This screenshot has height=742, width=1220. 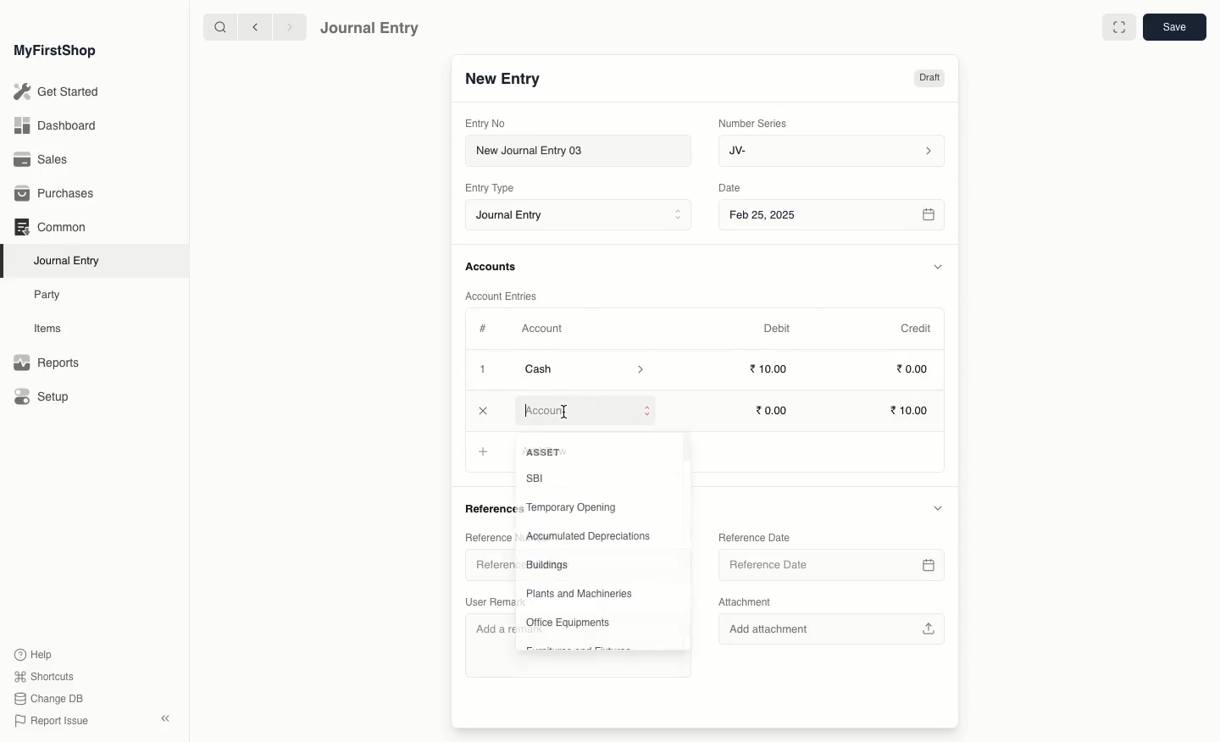 I want to click on forward >, so click(x=286, y=26).